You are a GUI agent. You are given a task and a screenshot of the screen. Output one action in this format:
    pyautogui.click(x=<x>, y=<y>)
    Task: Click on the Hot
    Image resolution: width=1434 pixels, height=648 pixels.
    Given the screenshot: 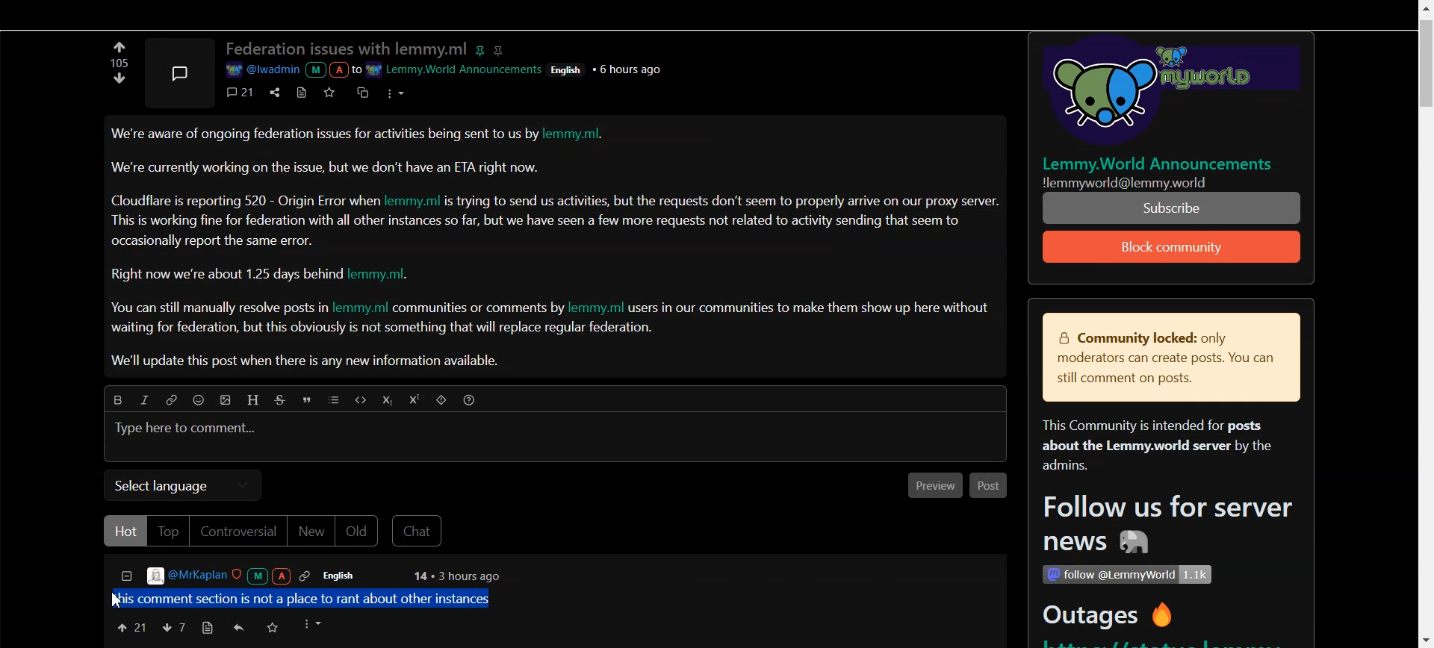 What is the action you would take?
    pyautogui.click(x=125, y=531)
    